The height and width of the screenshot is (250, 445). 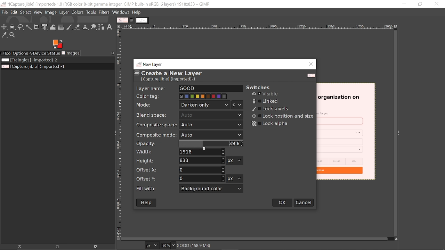 What do you see at coordinates (44, 27) in the screenshot?
I see `Unified transform tool` at bounding box center [44, 27].